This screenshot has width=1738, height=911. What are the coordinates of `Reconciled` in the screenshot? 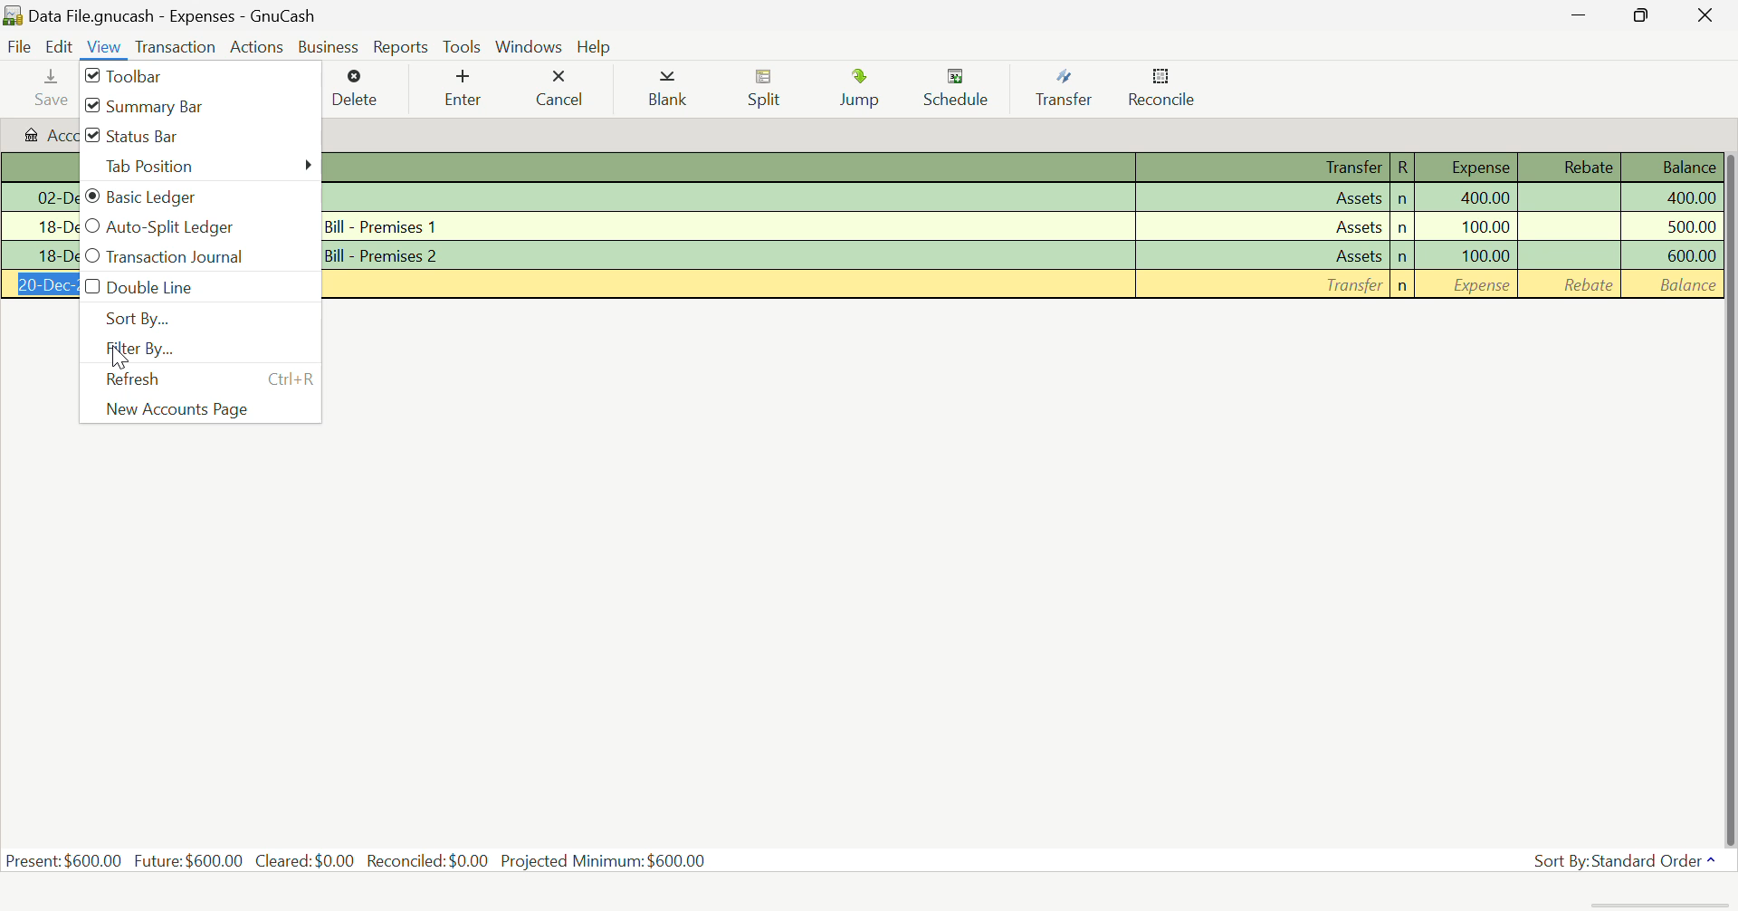 It's located at (428, 861).